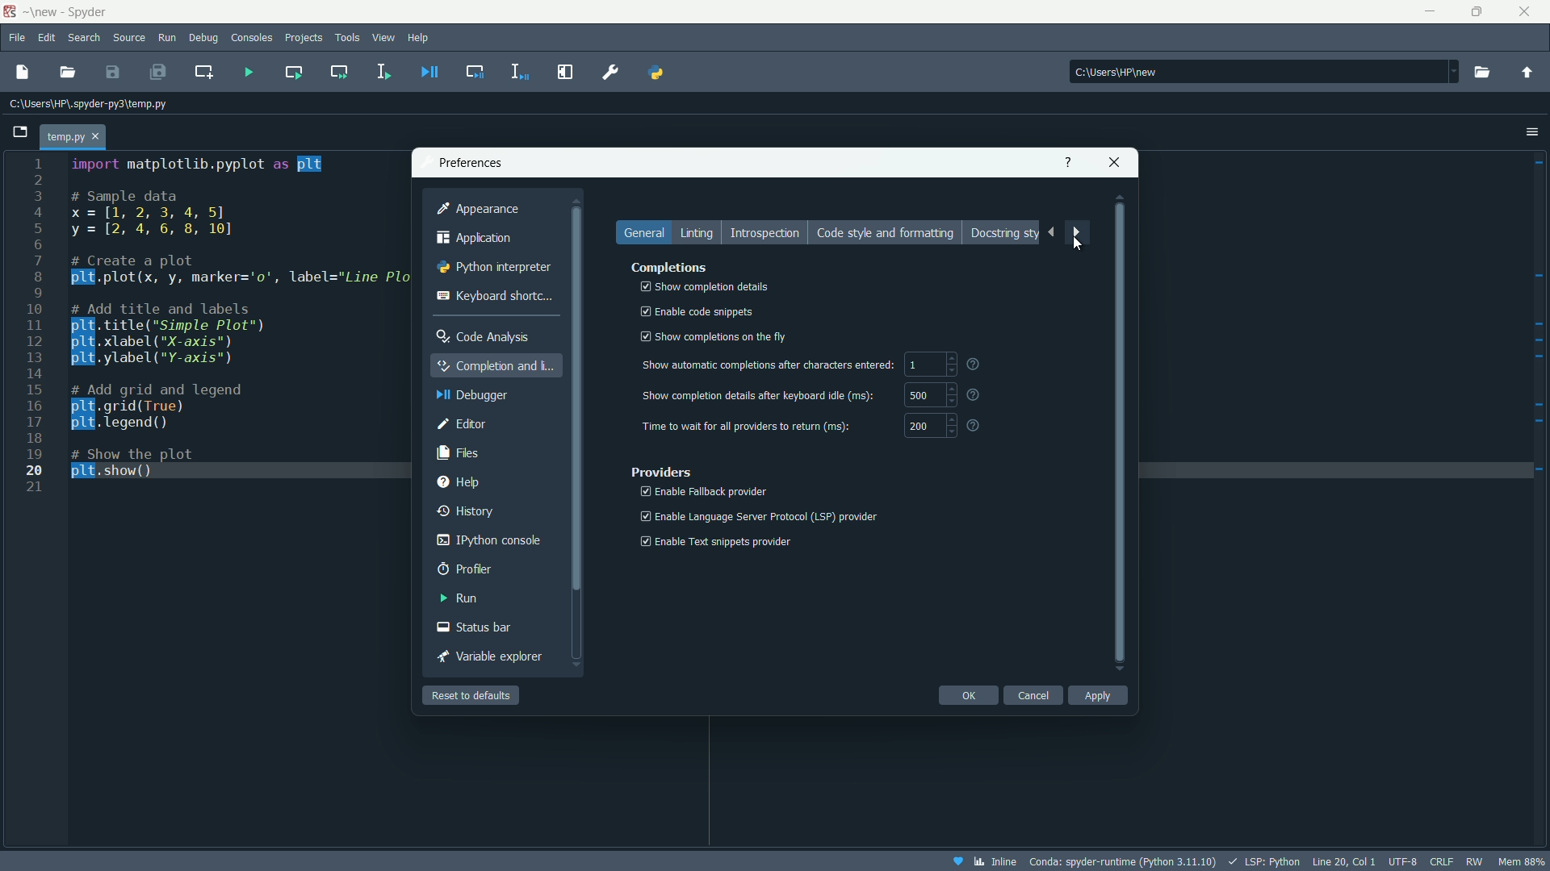 The image size is (1550, 871). I want to click on file encoding, so click(1402, 861).